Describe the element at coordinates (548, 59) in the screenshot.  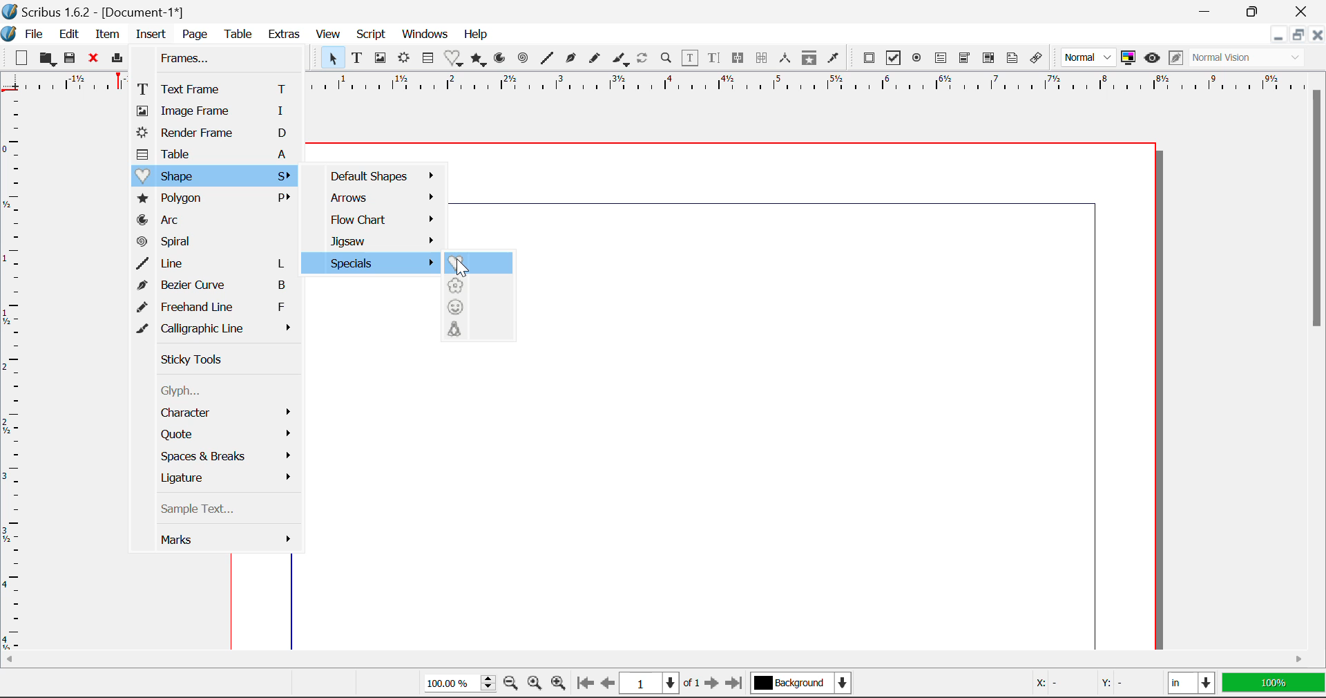
I see `Line` at that location.